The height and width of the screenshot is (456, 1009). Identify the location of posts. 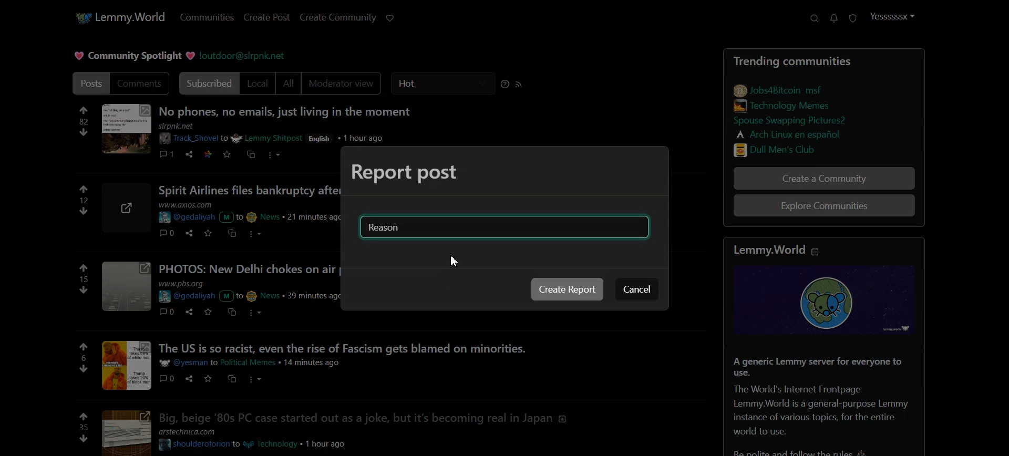
(248, 267).